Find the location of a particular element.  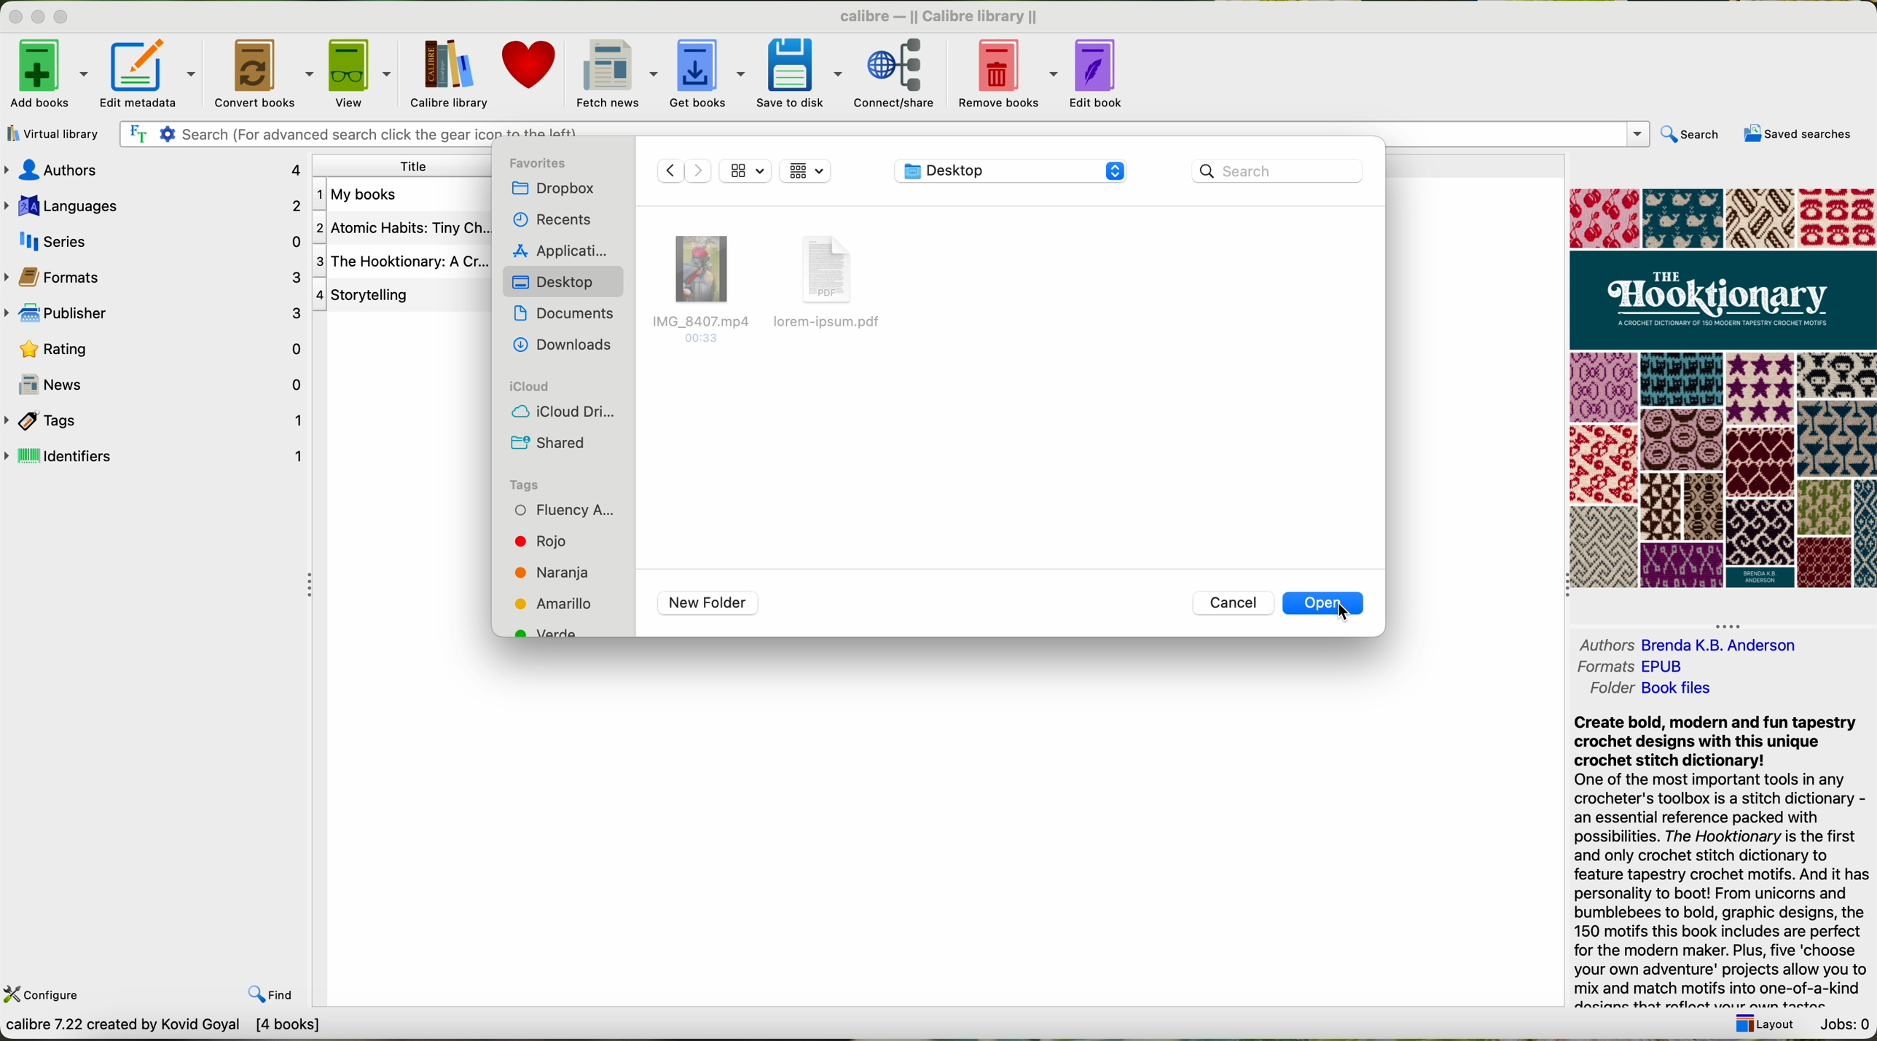

applications is located at coordinates (564, 251).